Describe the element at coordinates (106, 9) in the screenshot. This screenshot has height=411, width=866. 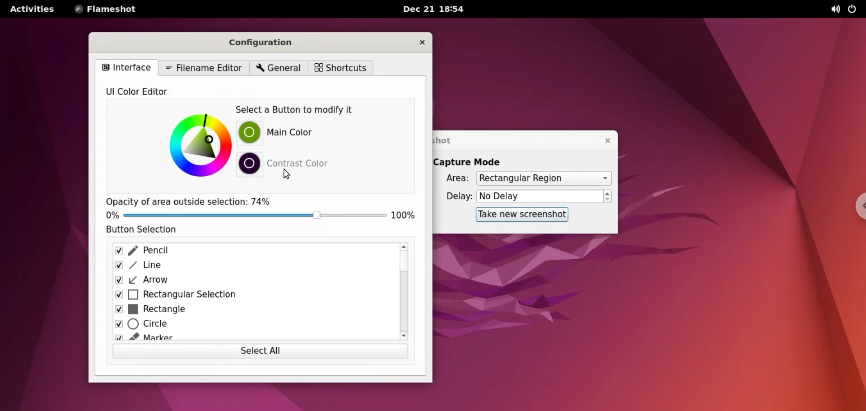
I see `flameshot options` at that location.